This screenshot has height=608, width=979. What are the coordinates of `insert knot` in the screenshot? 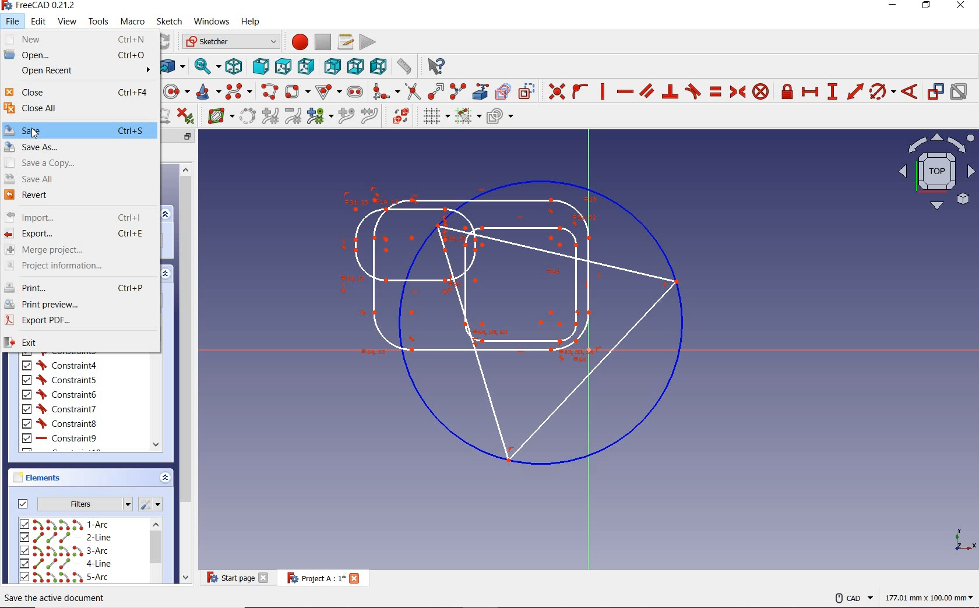 It's located at (346, 115).